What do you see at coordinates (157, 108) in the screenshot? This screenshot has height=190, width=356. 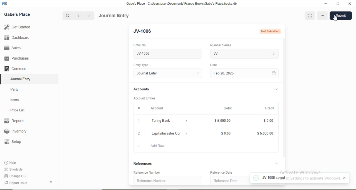 I see `Account` at bounding box center [157, 108].